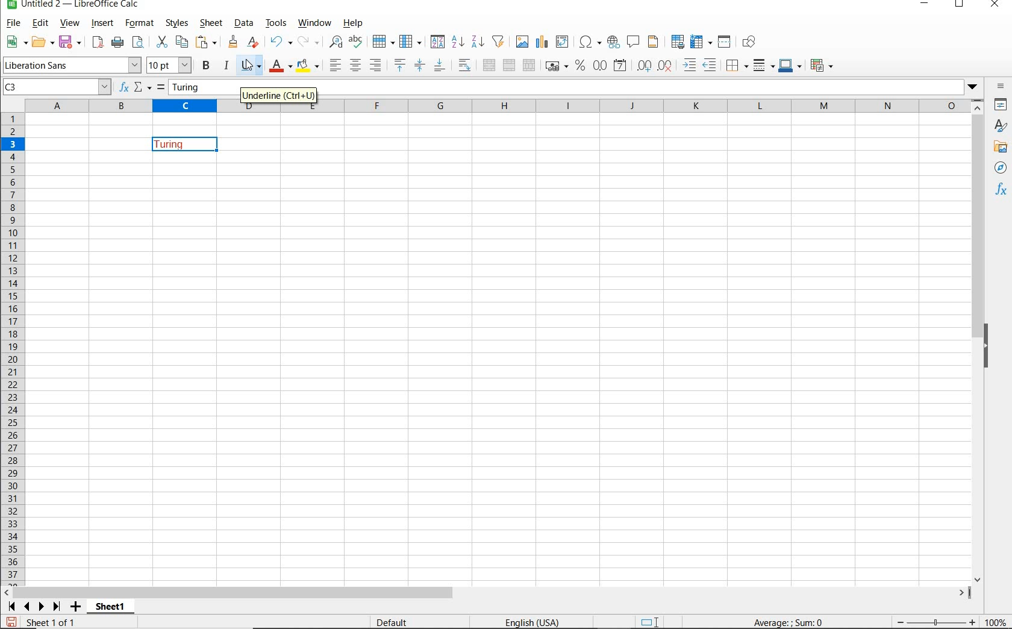  What do you see at coordinates (613, 43) in the screenshot?
I see `INSERT HYPERLINK` at bounding box center [613, 43].